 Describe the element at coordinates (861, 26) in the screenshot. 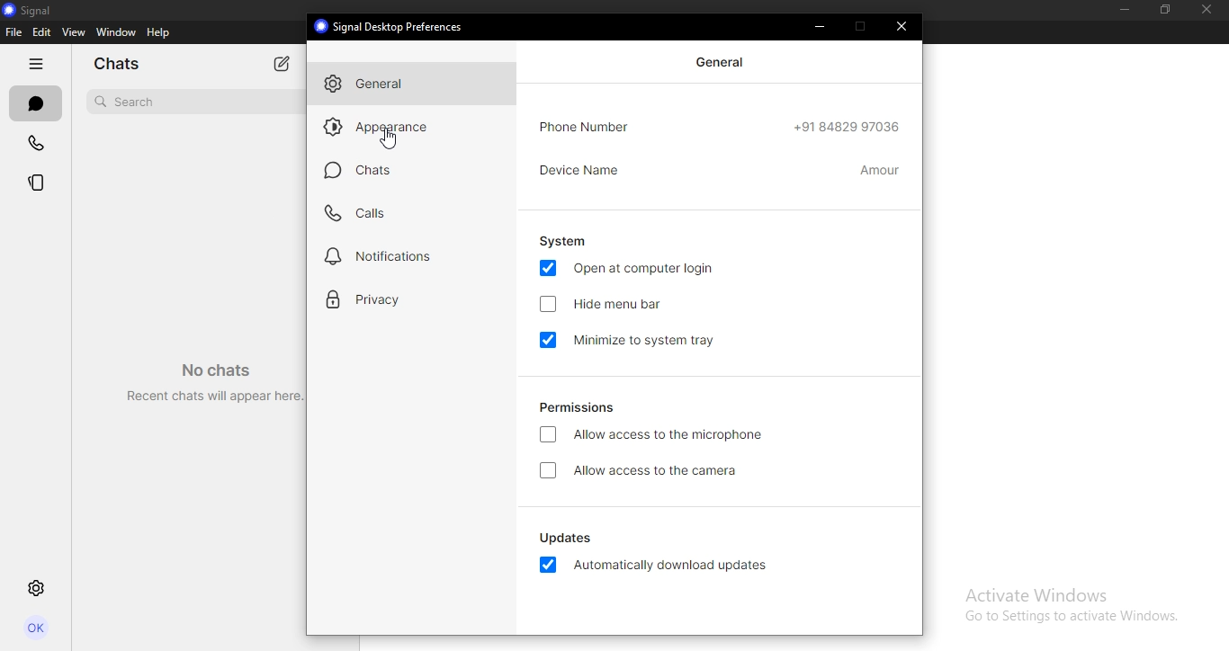

I see `restore down` at that location.